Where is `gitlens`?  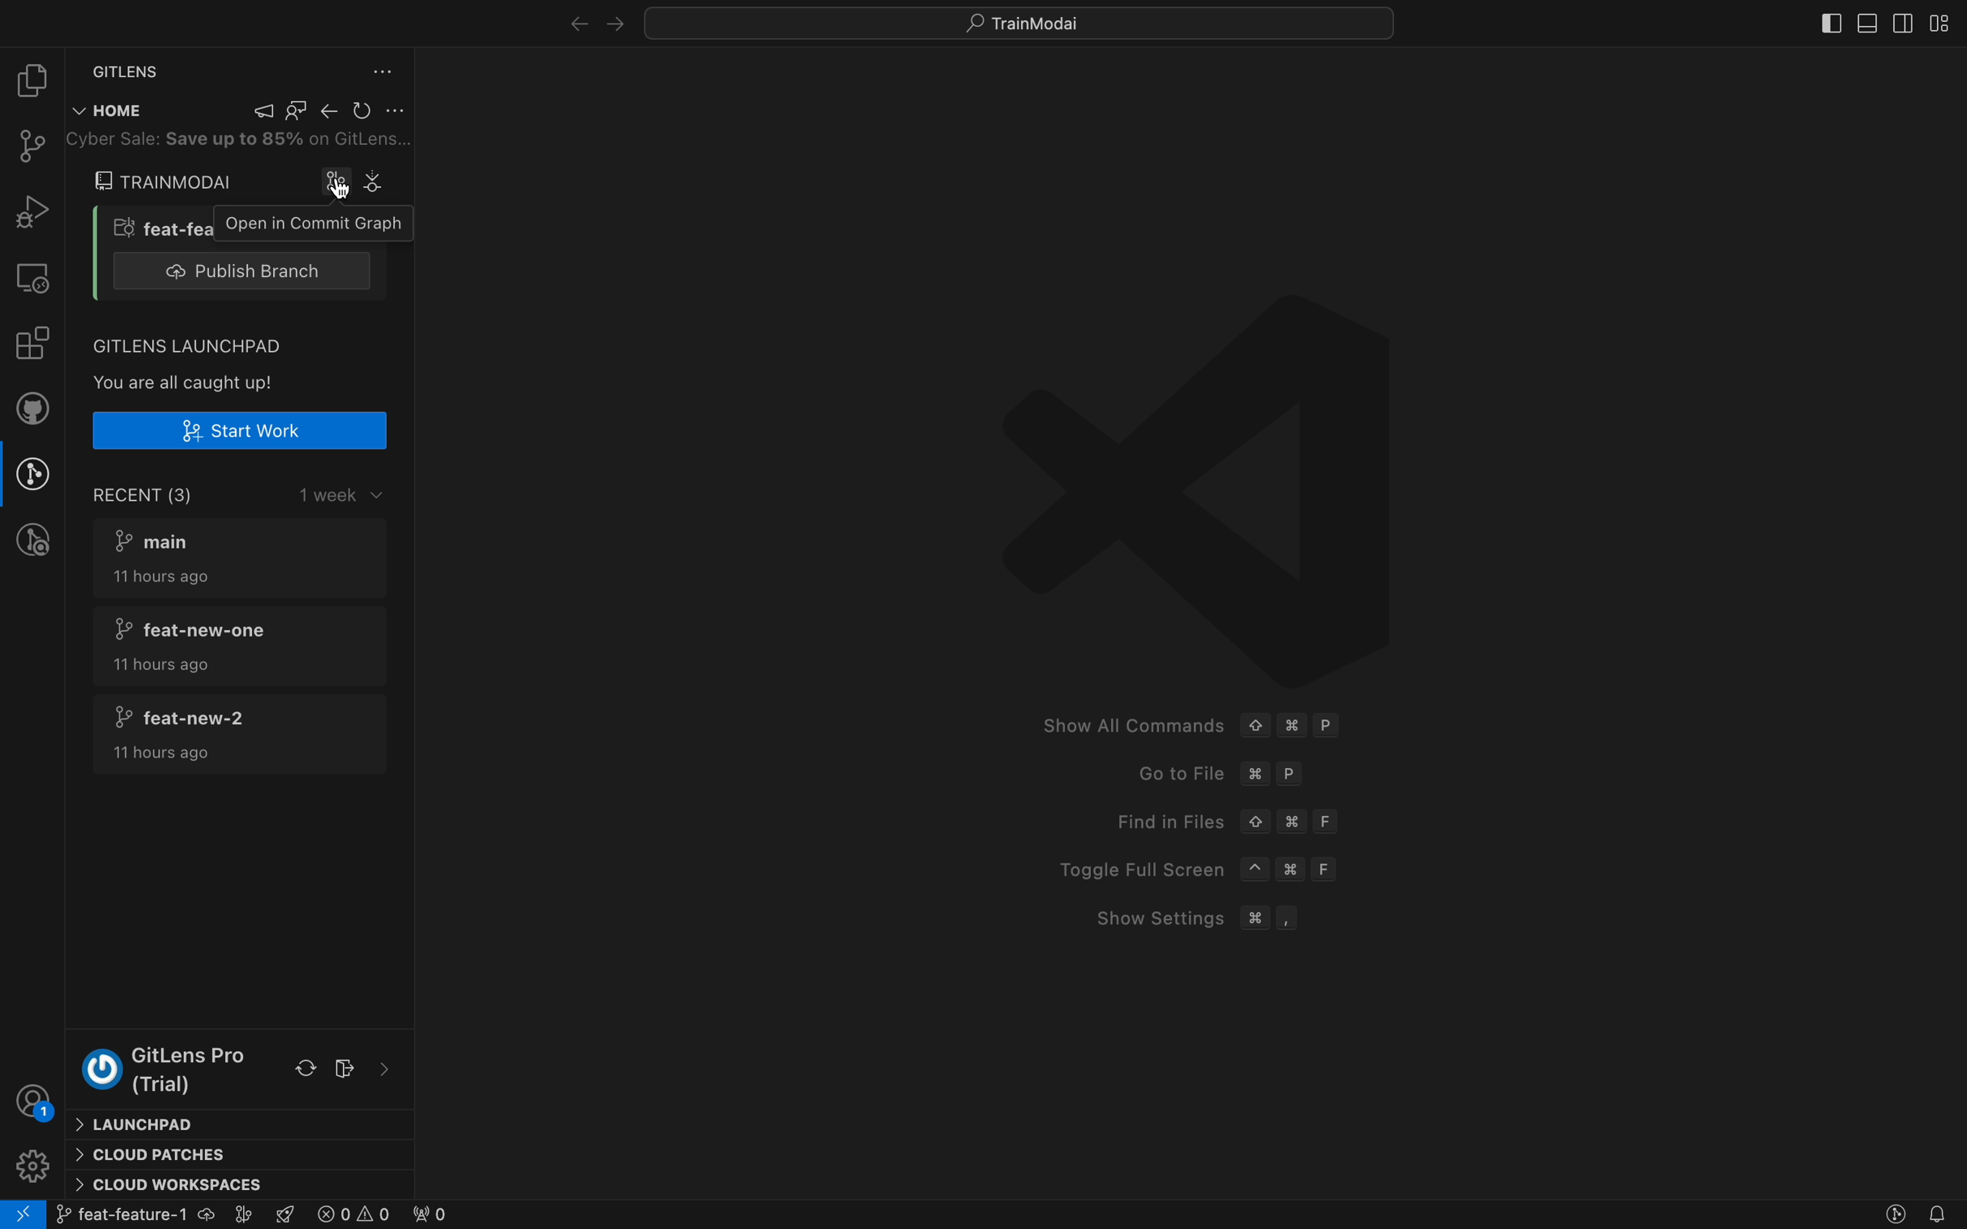 gitlens is located at coordinates (1895, 1214).